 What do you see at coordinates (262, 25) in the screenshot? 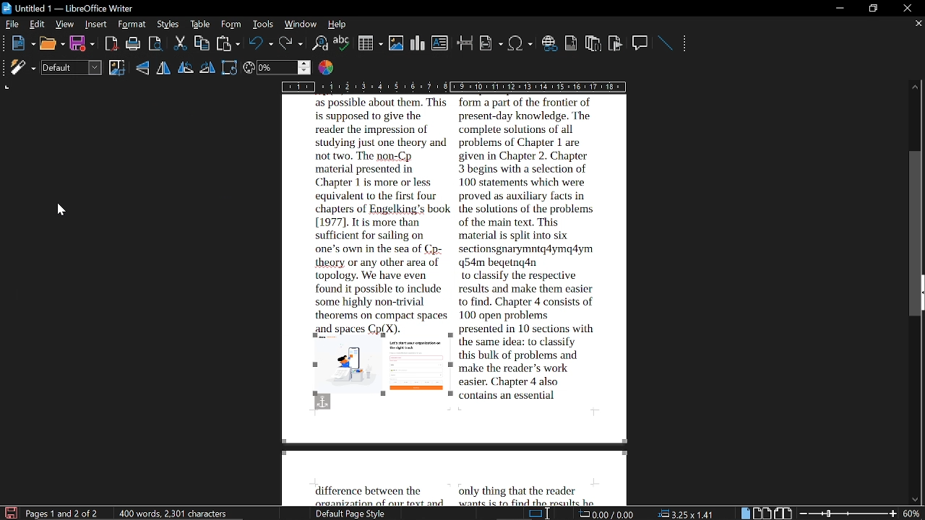
I see `tools` at bounding box center [262, 25].